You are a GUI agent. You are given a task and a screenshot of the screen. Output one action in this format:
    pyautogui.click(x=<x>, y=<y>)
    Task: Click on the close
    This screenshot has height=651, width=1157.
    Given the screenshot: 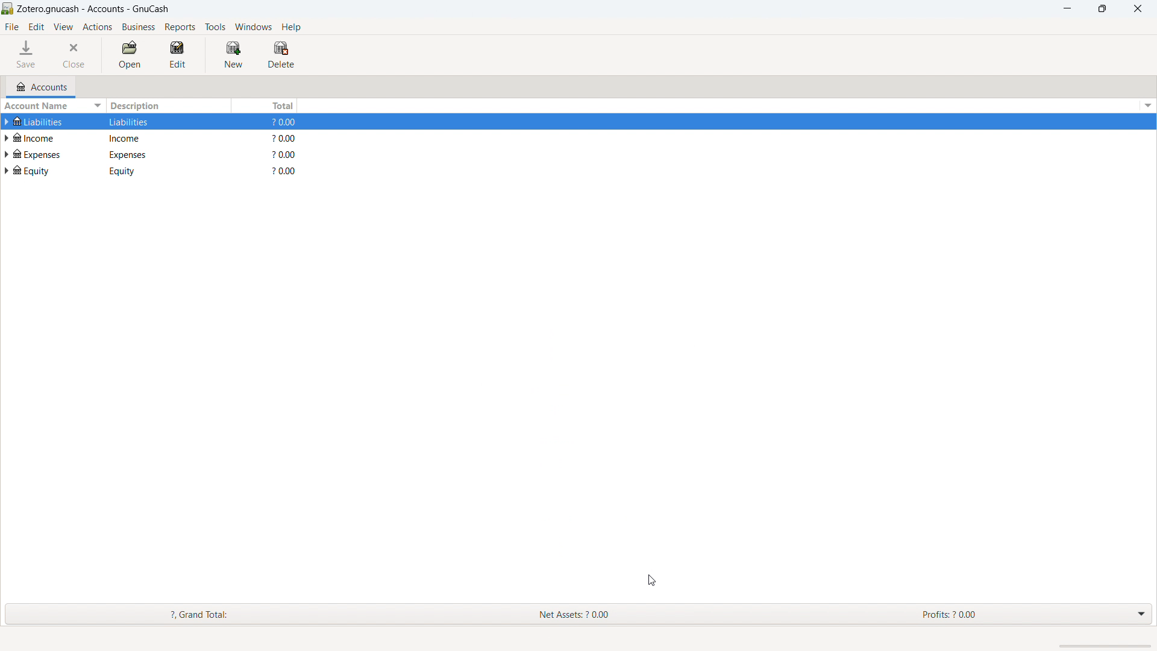 What is the action you would take?
    pyautogui.click(x=1138, y=8)
    